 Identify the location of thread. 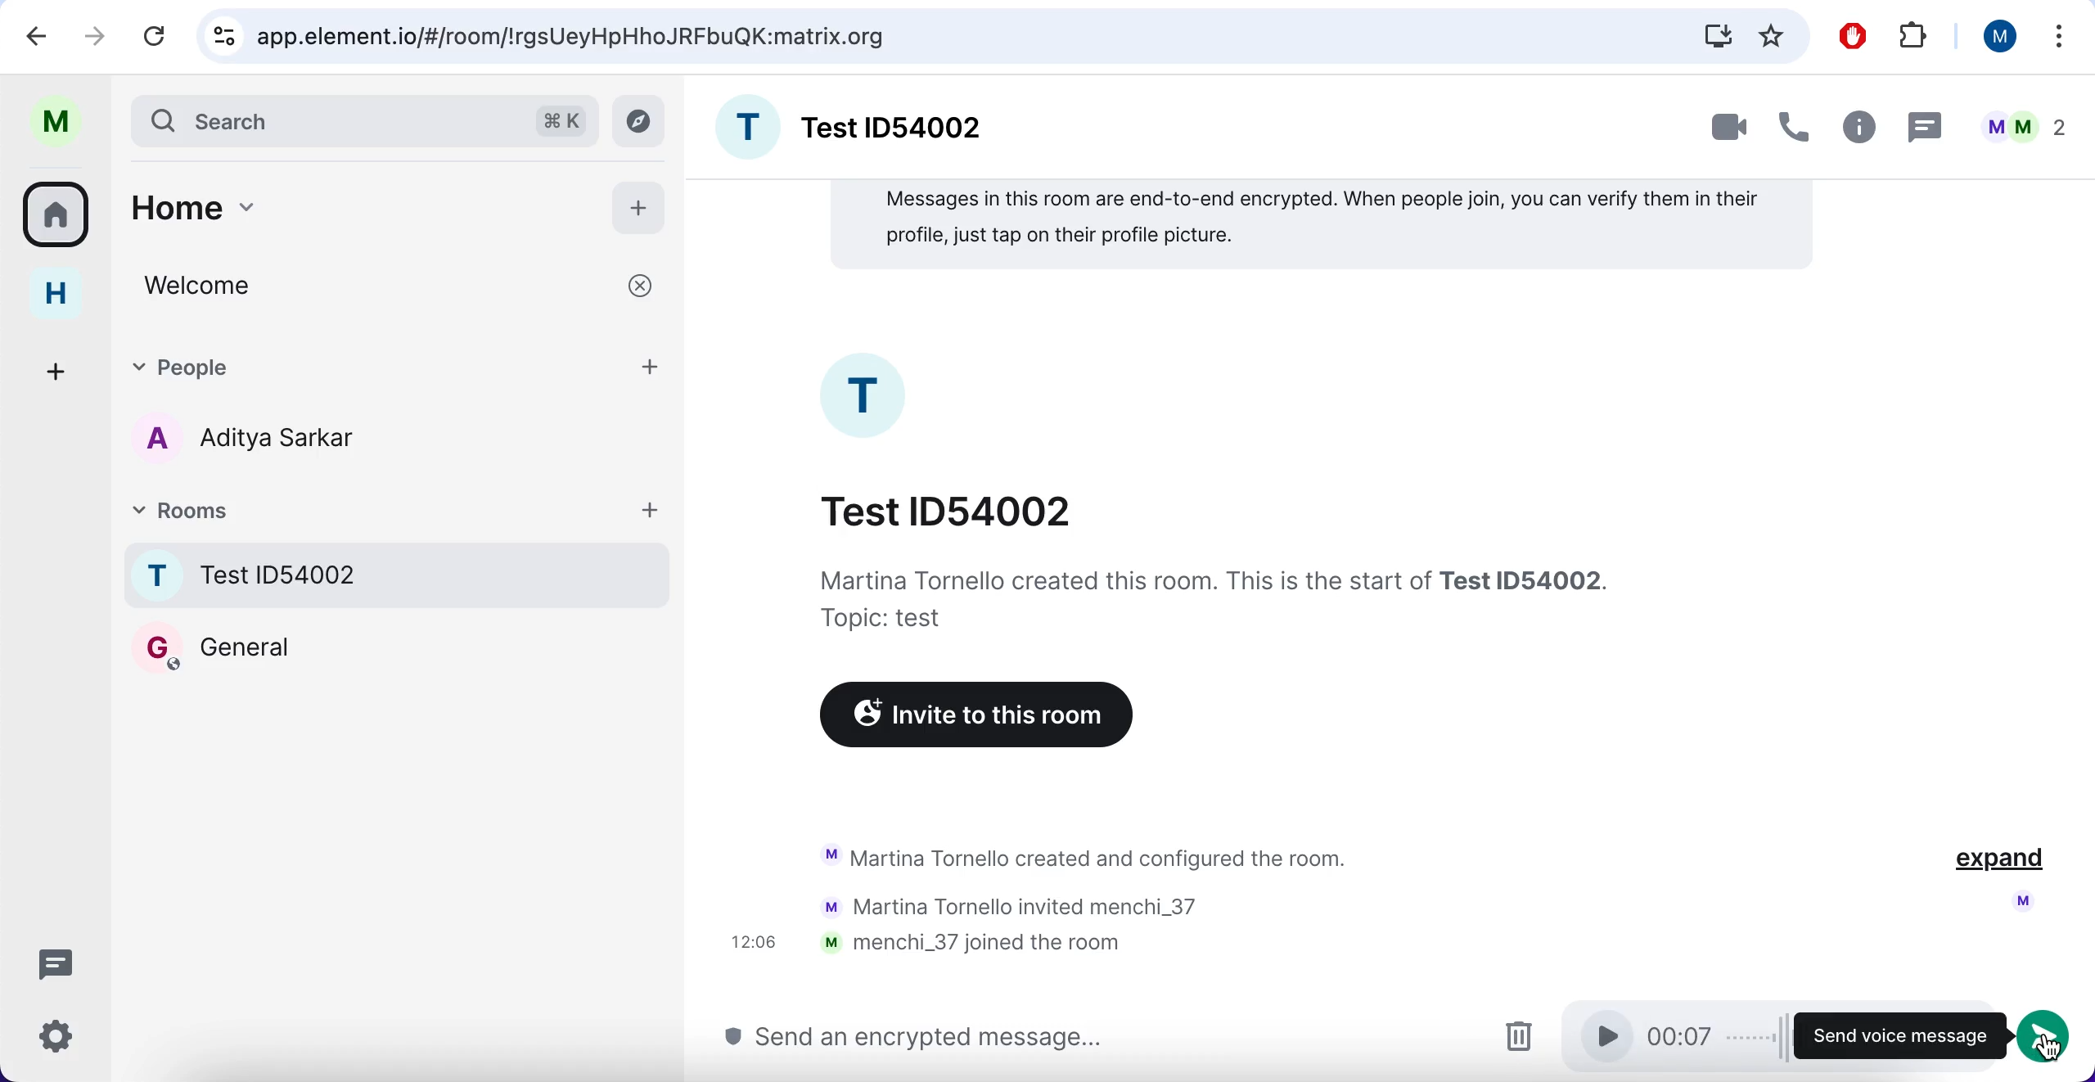
(1926, 124).